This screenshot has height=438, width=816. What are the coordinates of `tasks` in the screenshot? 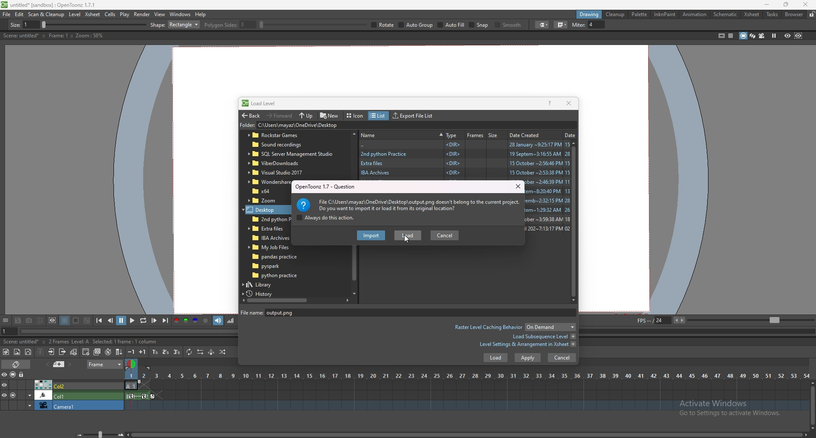 It's located at (772, 15).